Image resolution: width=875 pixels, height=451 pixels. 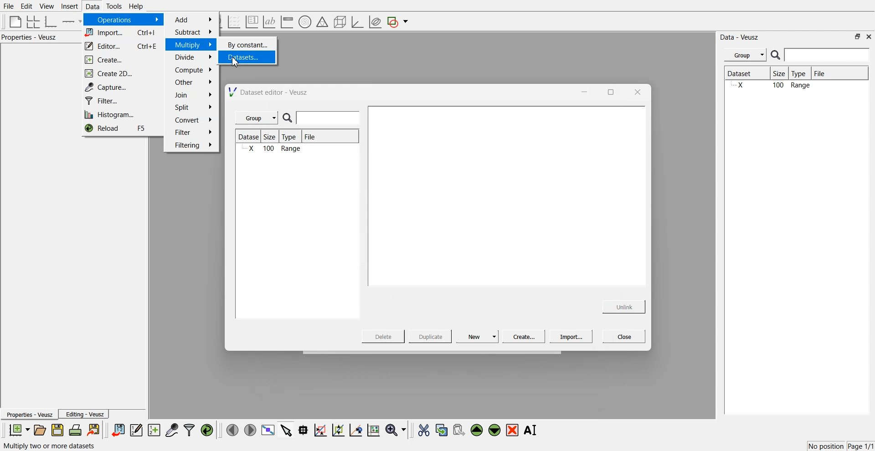 What do you see at coordinates (18, 430) in the screenshot?
I see `new documents` at bounding box center [18, 430].